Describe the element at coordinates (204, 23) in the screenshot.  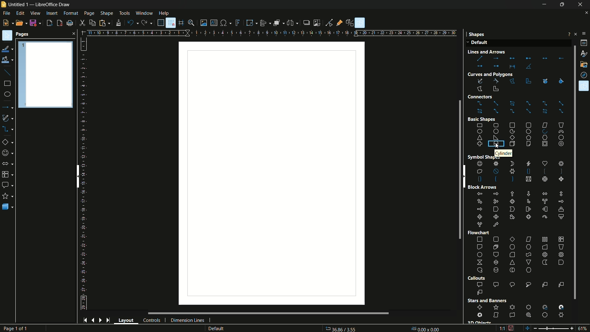
I see `insert image` at that location.